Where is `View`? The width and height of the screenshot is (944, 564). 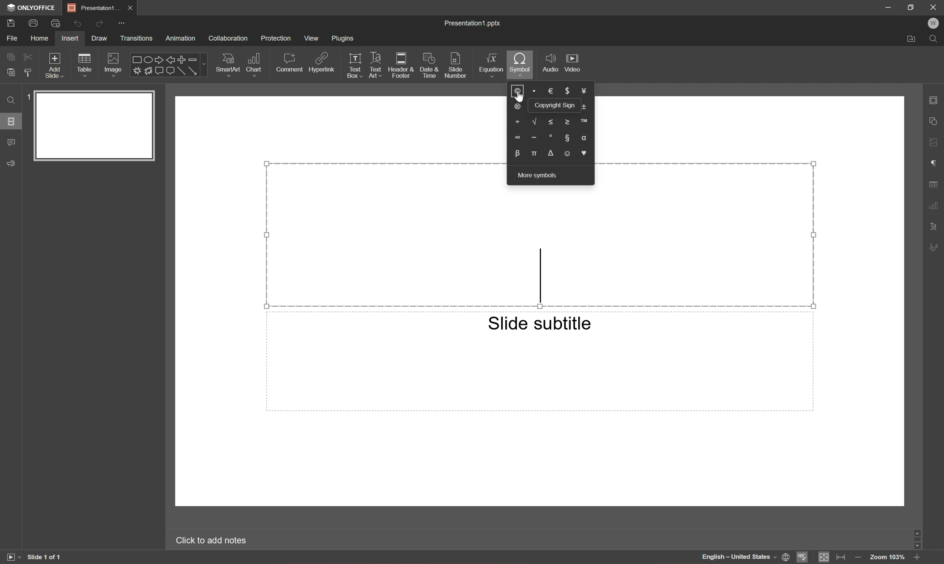 View is located at coordinates (312, 38).